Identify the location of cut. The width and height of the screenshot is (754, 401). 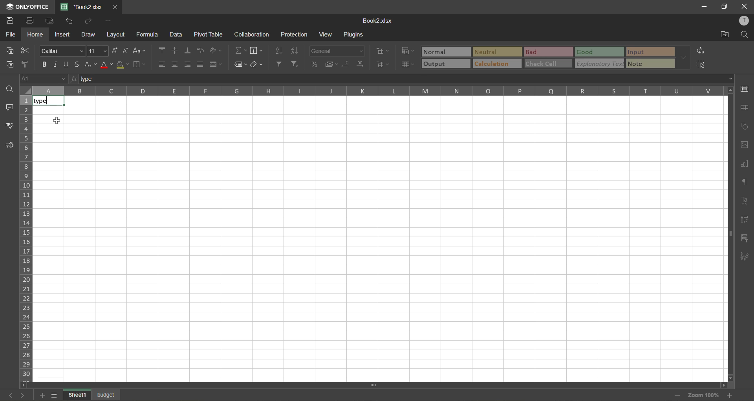
(24, 51).